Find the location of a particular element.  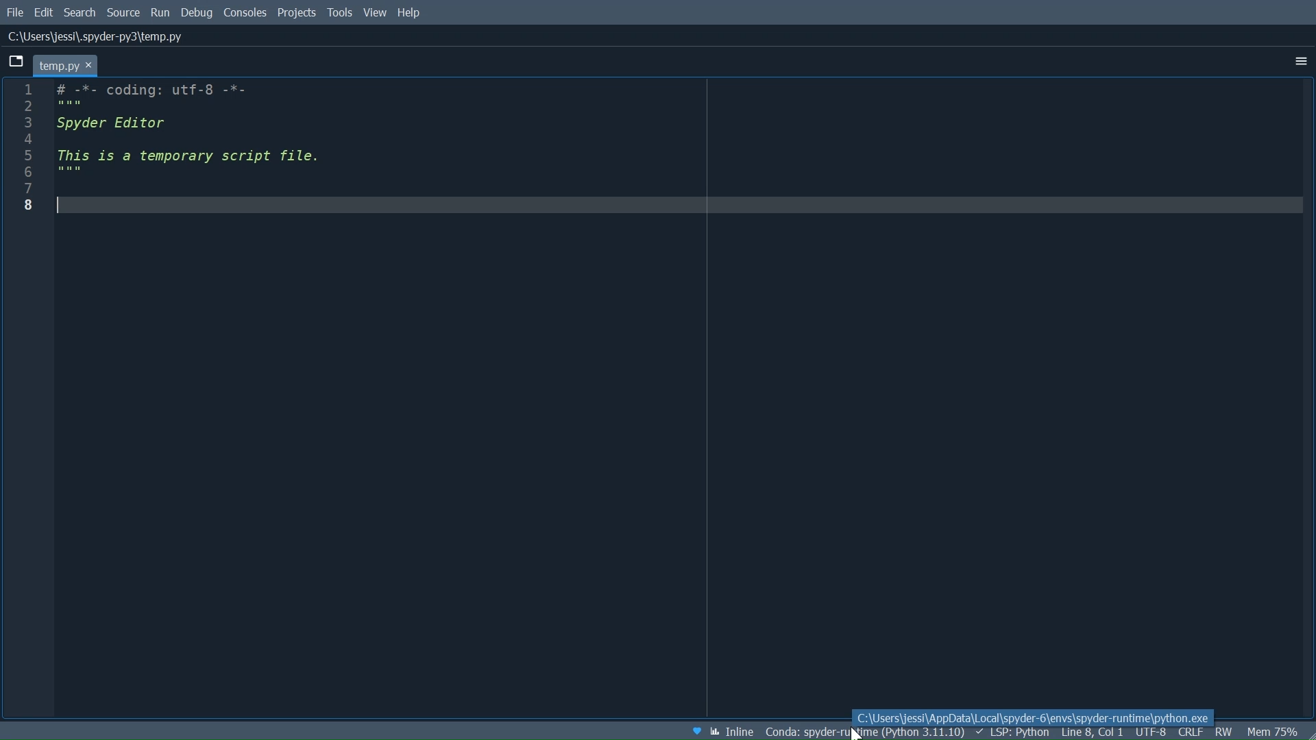

LSP: Python is located at coordinates (1014, 734).